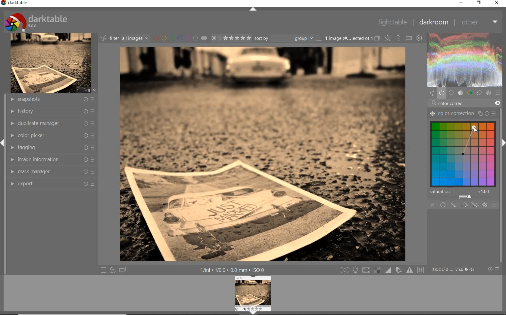 The width and height of the screenshot is (506, 315). What do you see at coordinates (502, 121) in the screenshot?
I see `scollbar` at bounding box center [502, 121].